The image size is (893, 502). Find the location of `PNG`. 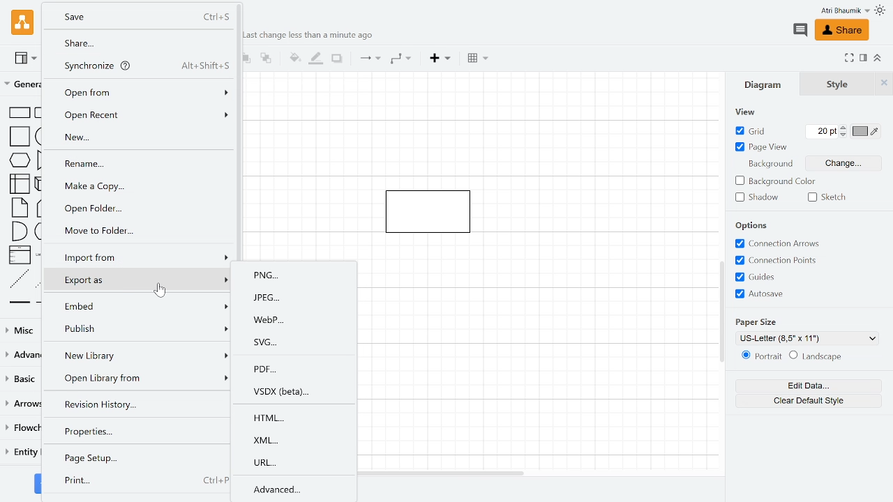

PNG is located at coordinates (297, 276).